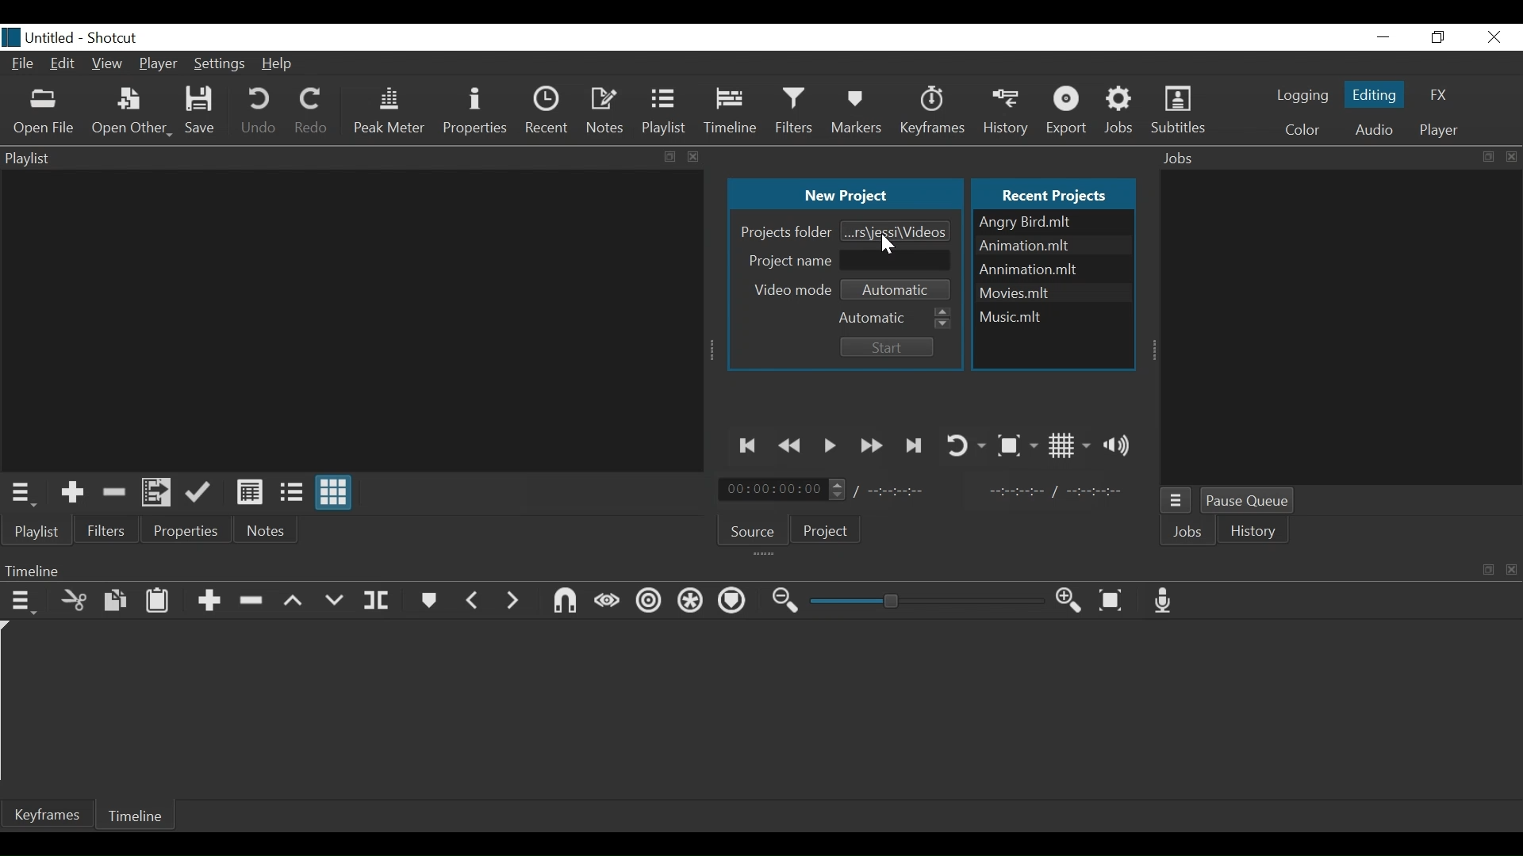 The width and height of the screenshot is (1523, 856). Describe the element at coordinates (891, 246) in the screenshot. I see `Cursor` at that location.